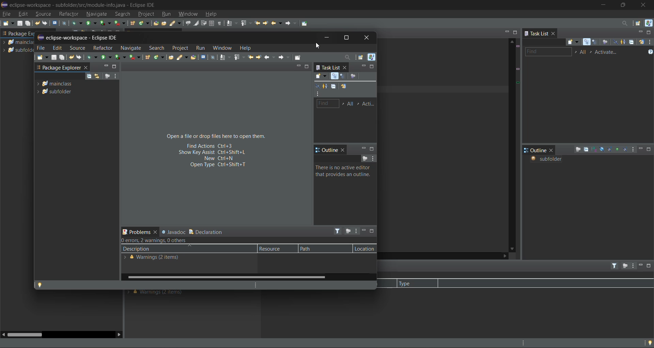 The width and height of the screenshot is (654, 348). I want to click on collapse  all, so click(333, 86).